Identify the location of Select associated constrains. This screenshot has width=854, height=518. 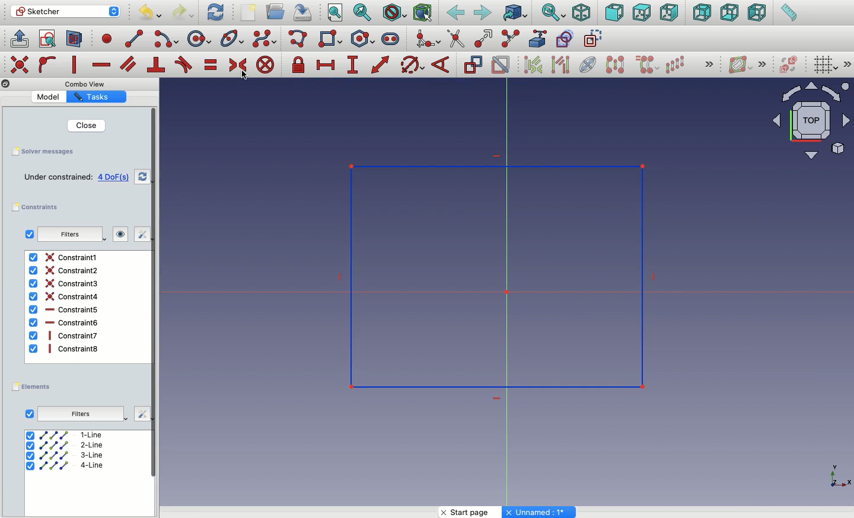
(531, 65).